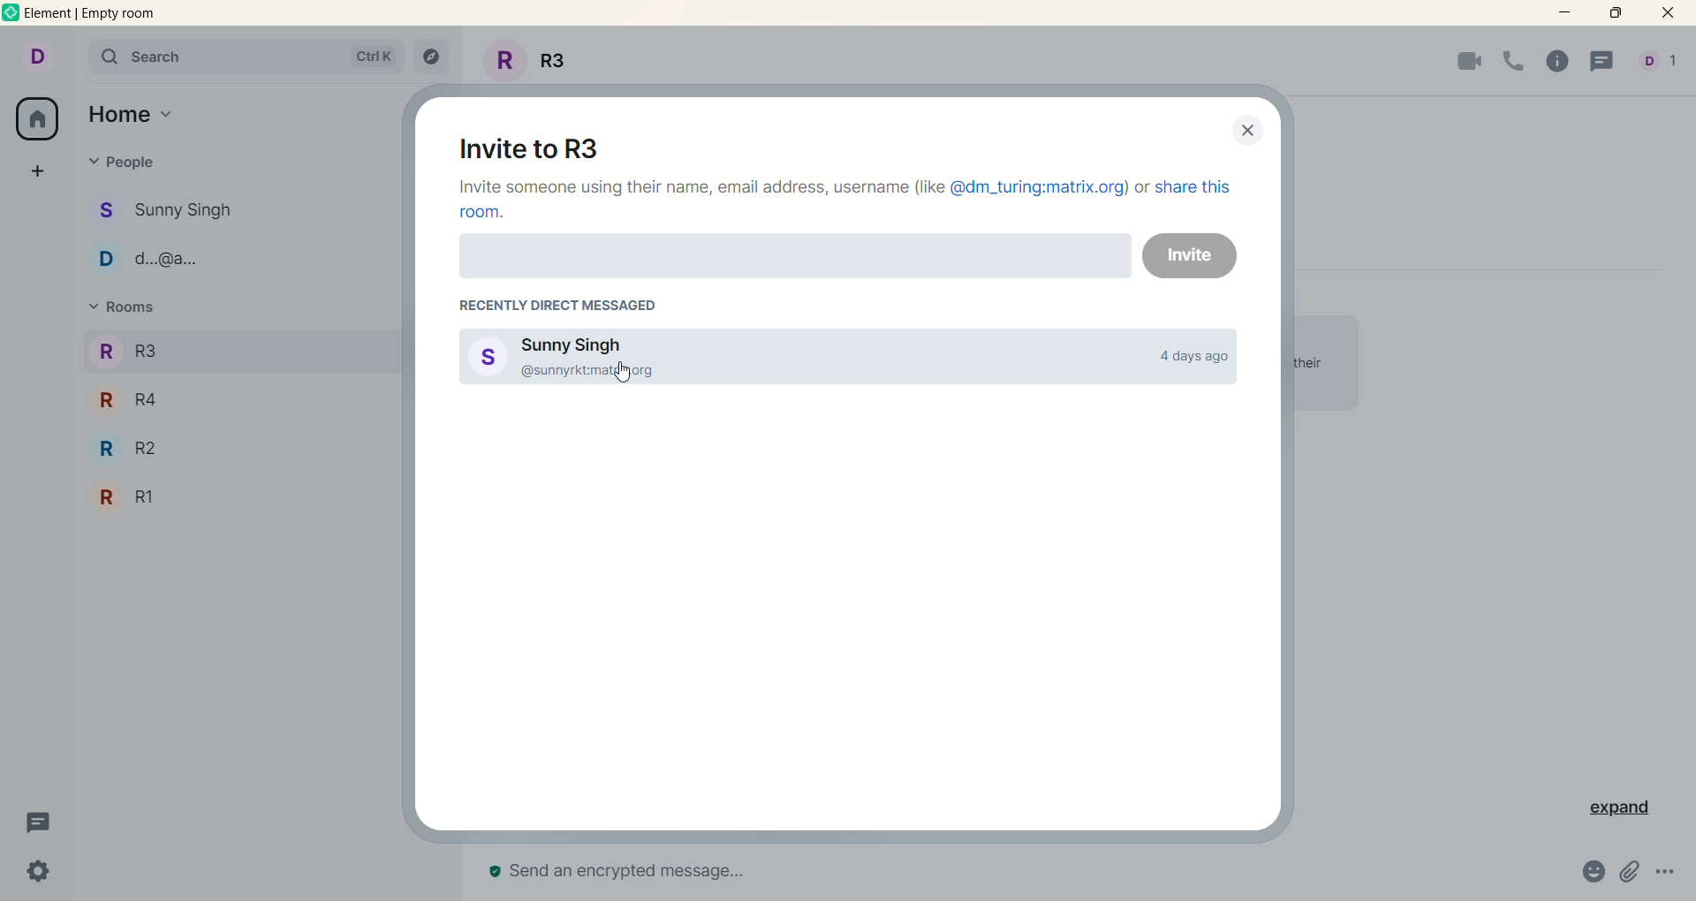 The width and height of the screenshot is (1696, 901). I want to click on Sunny Singh, so click(845, 357).